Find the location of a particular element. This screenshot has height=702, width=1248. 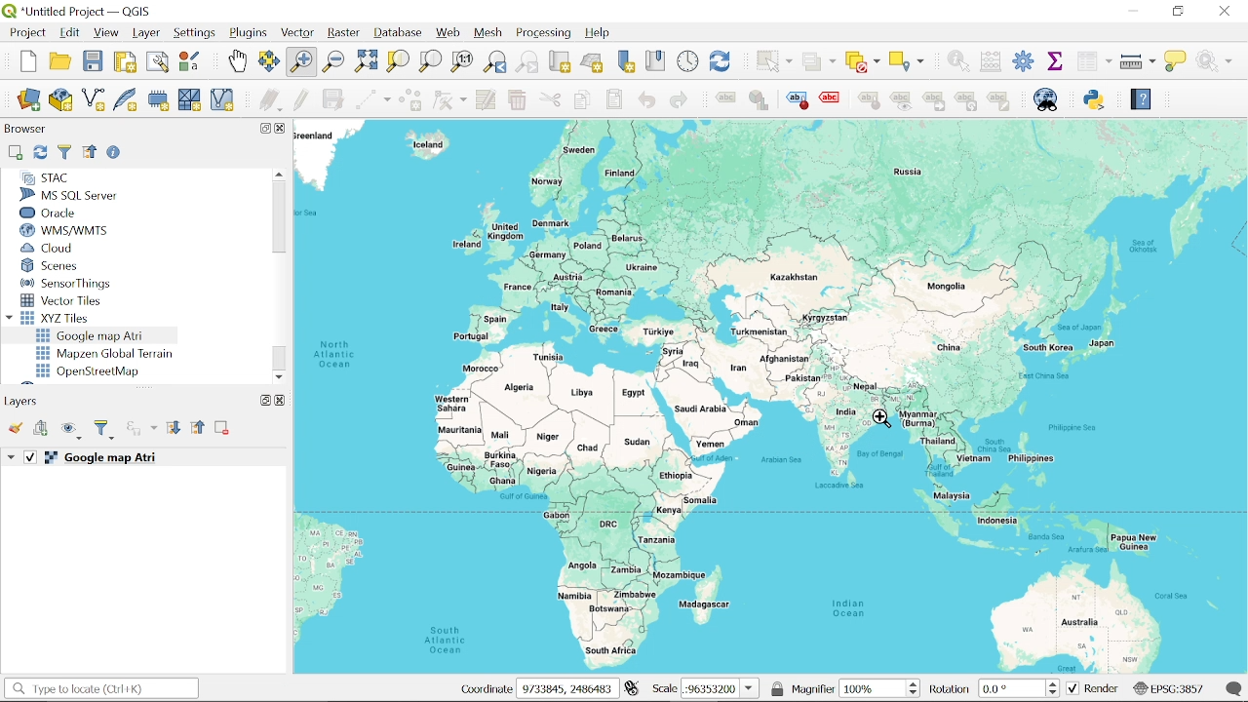

lock is located at coordinates (778, 688).